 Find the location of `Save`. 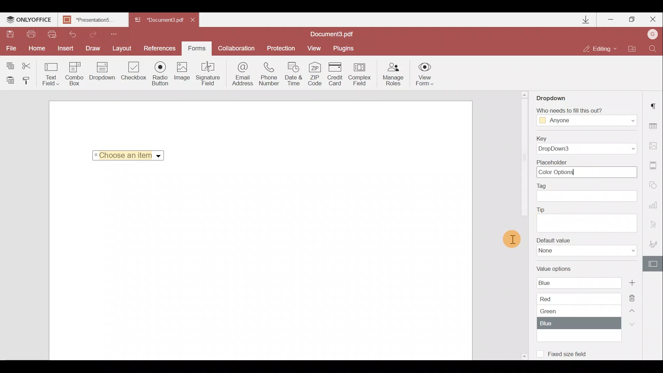

Save is located at coordinates (10, 34).